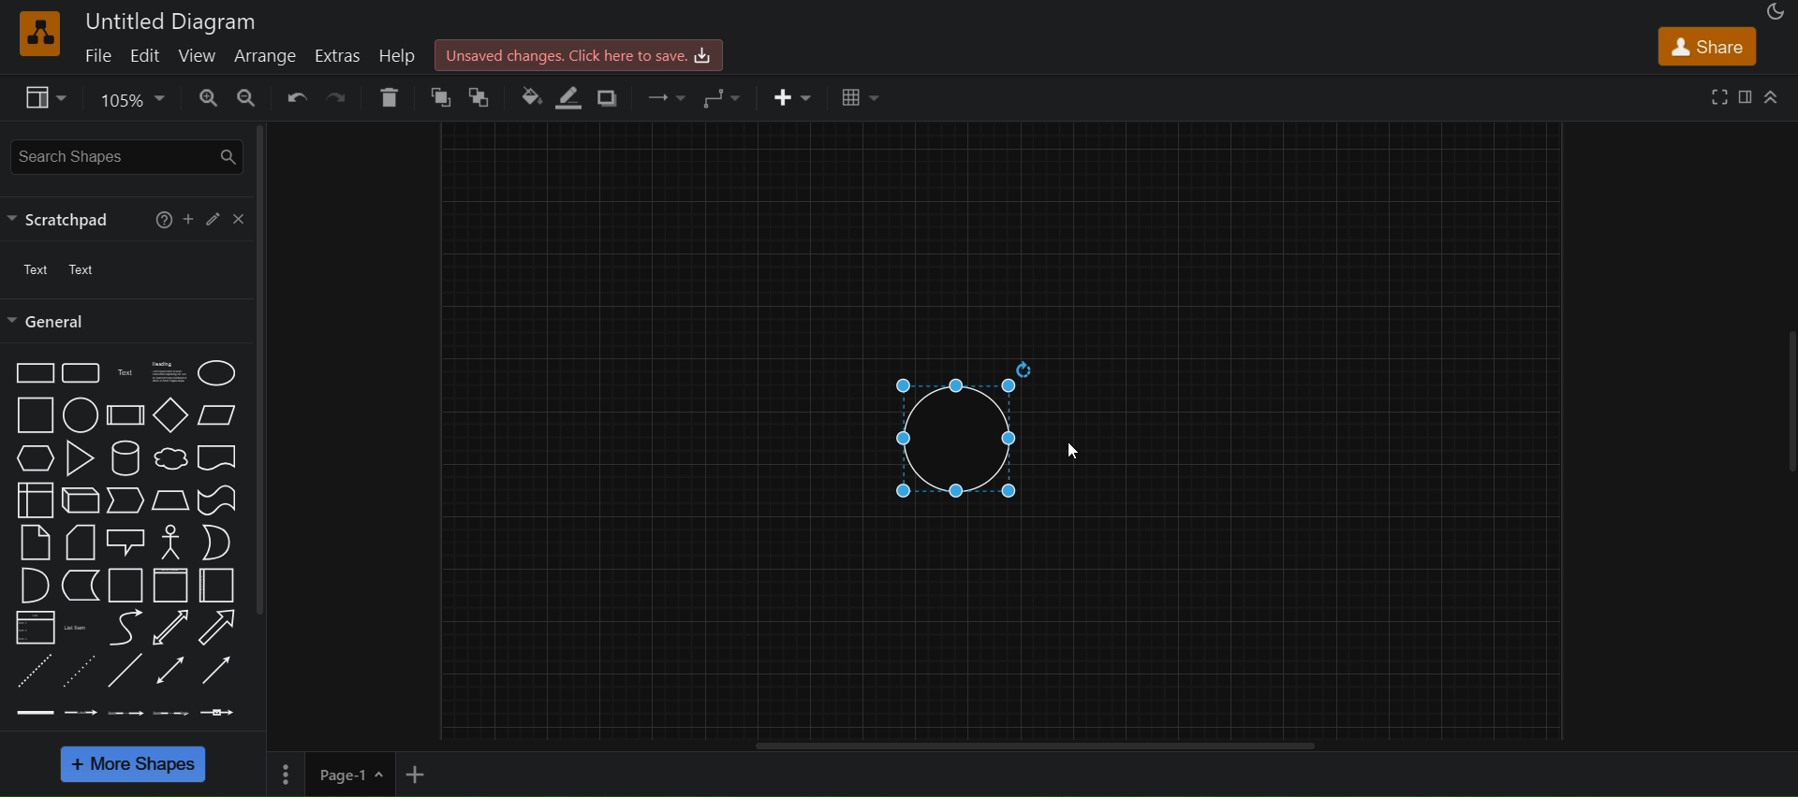  I want to click on extras, so click(338, 56).